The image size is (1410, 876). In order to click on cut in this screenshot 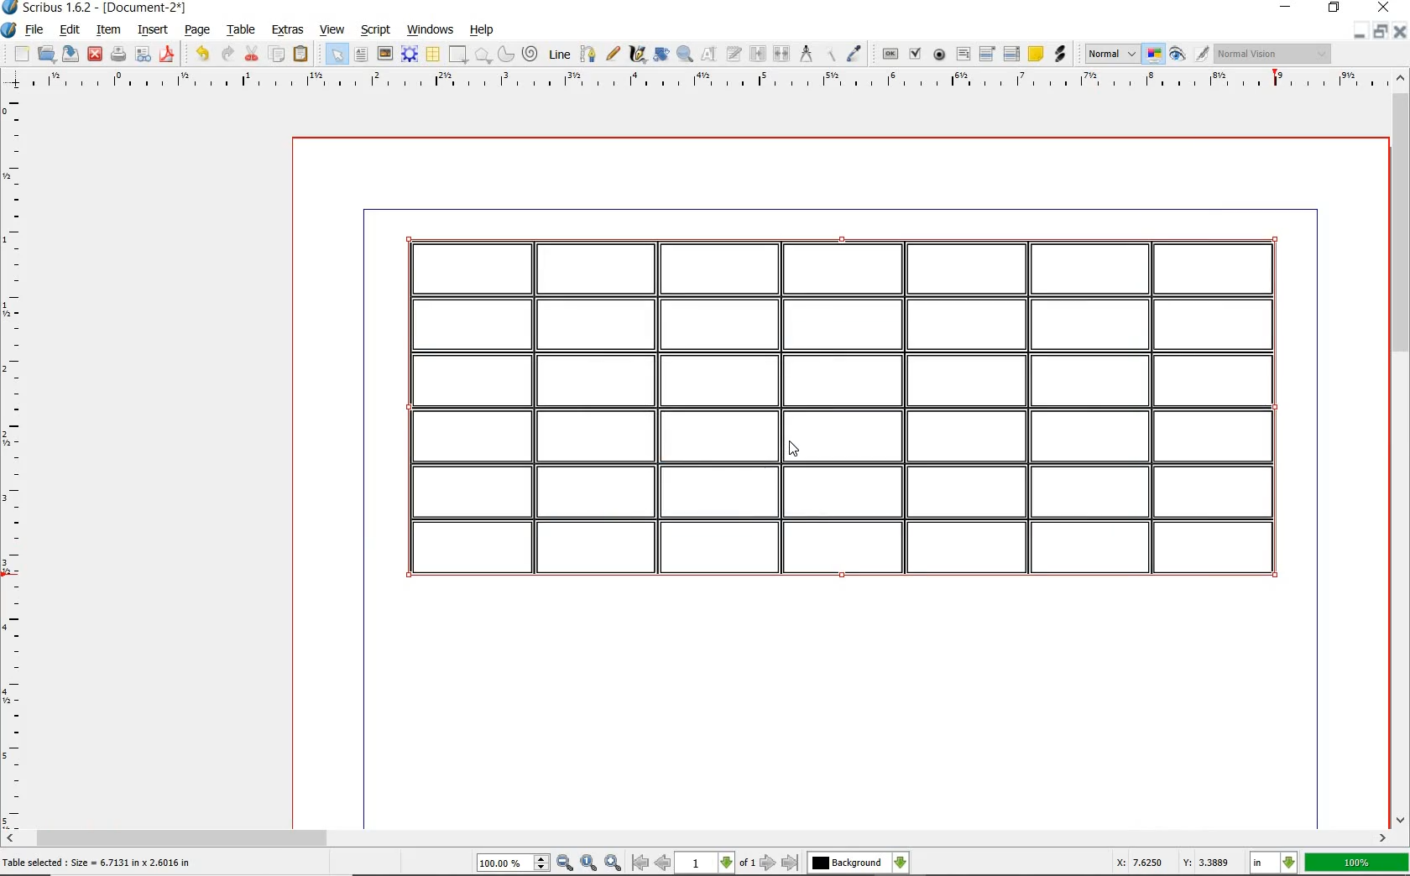, I will do `click(251, 53)`.